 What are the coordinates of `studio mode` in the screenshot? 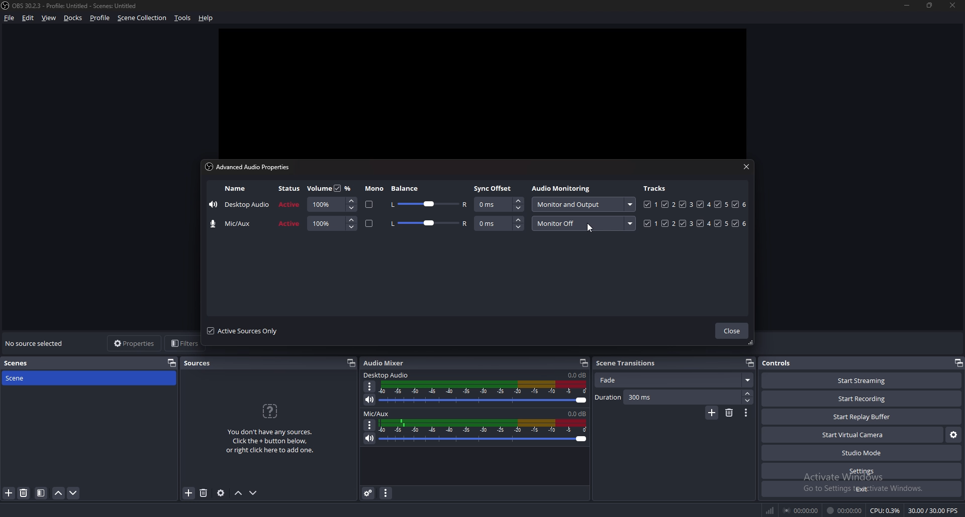 It's located at (861, 453).